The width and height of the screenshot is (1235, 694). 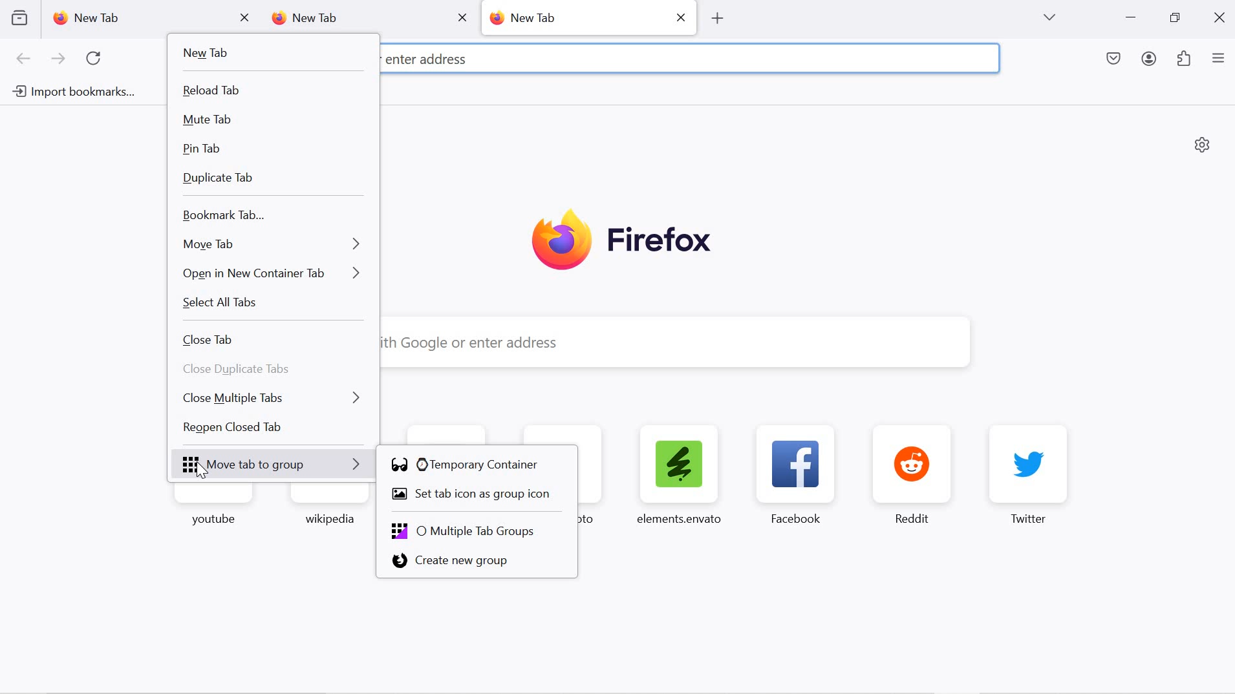 What do you see at coordinates (666, 343) in the screenshot?
I see `y Search with Google or enter address` at bounding box center [666, 343].